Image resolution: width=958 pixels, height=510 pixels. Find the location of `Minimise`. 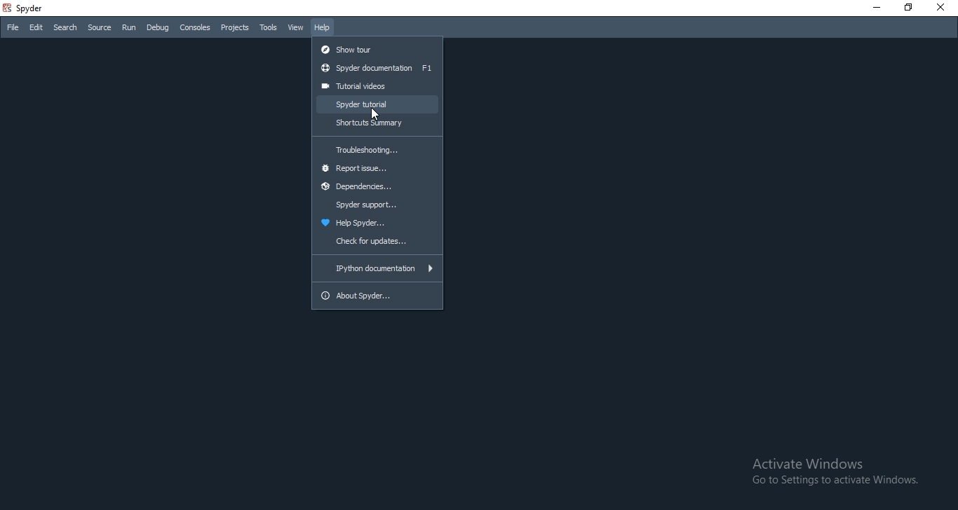

Minimise is located at coordinates (877, 8).